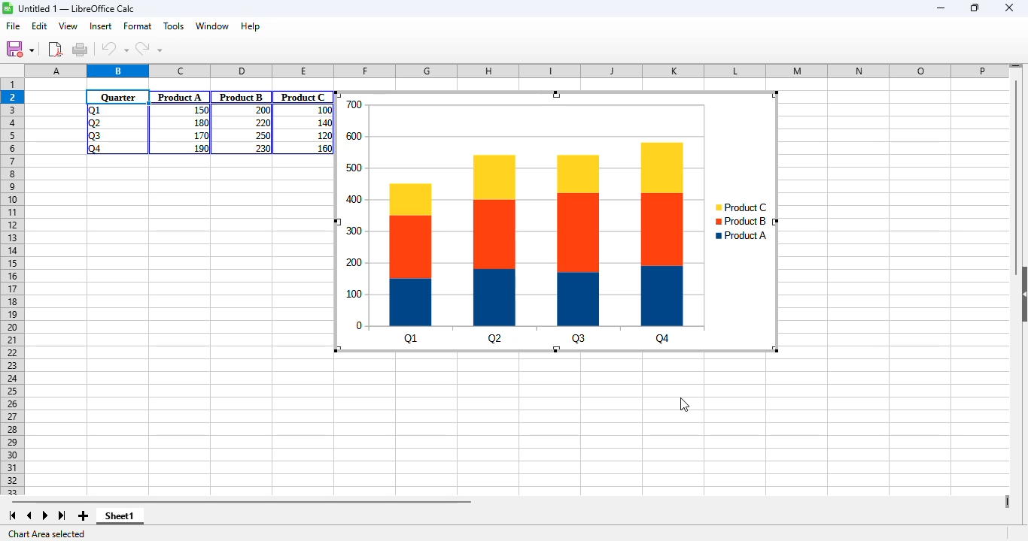 Image resolution: width=1028 pixels, height=541 pixels. Describe the element at coordinates (148, 49) in the screenshot. I see `redo` at that location.